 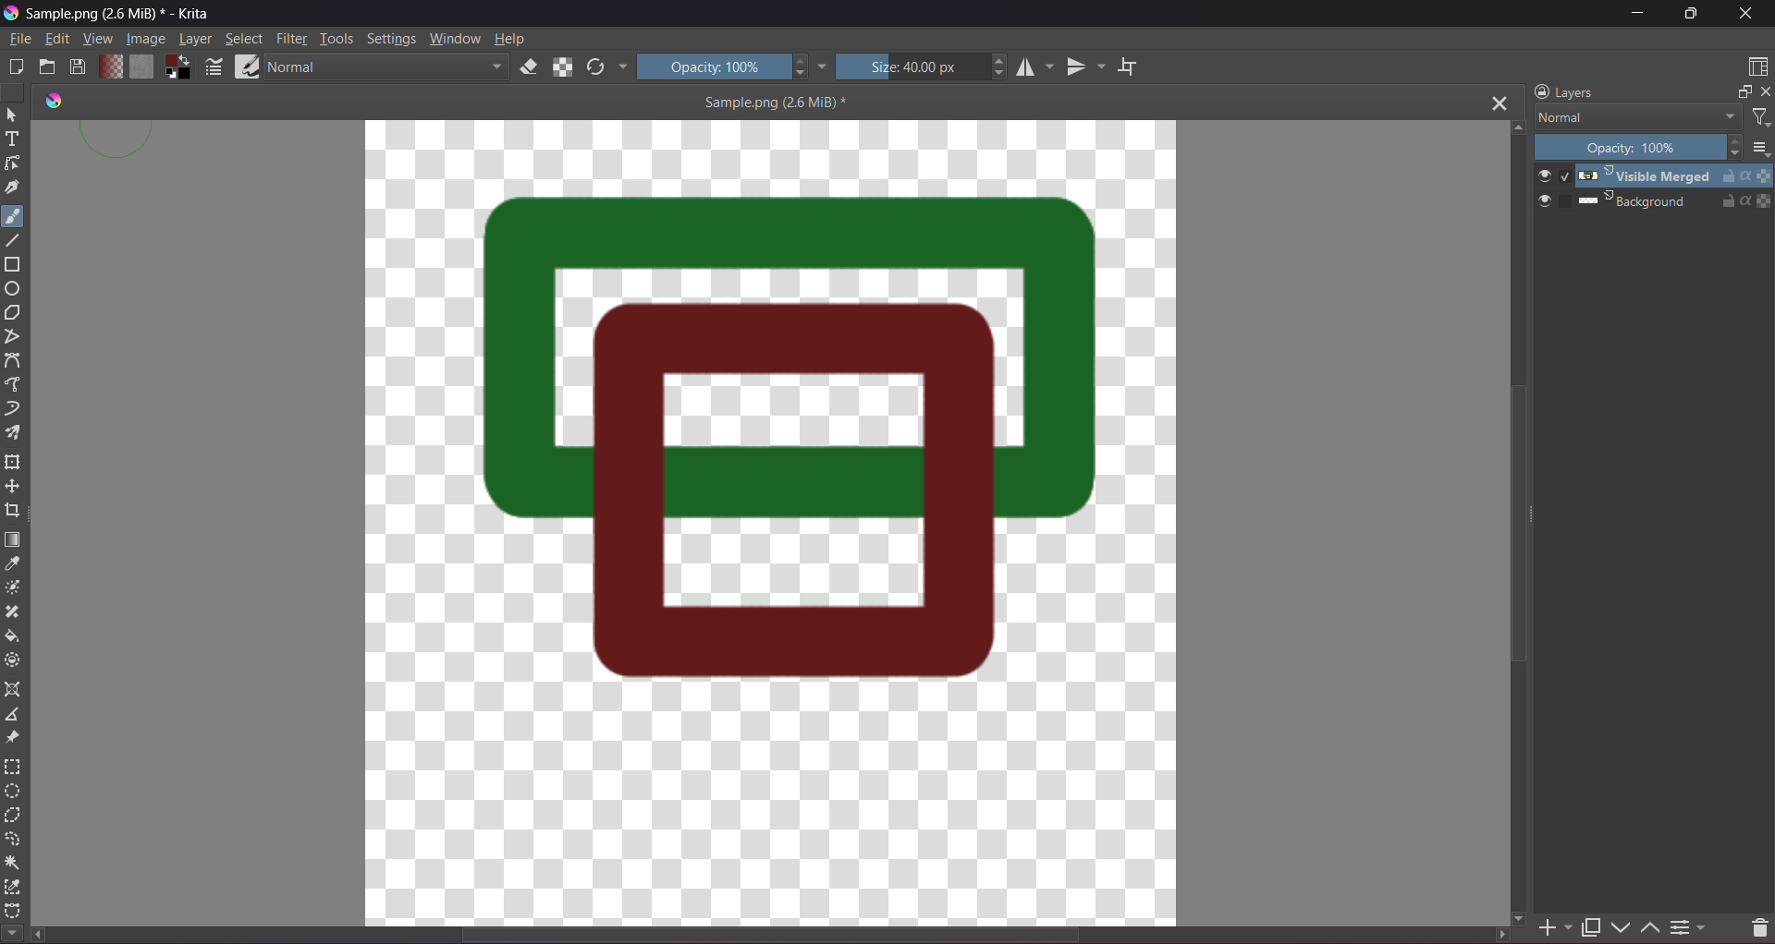 I want to click on Reload, so click(x=596, y=67).